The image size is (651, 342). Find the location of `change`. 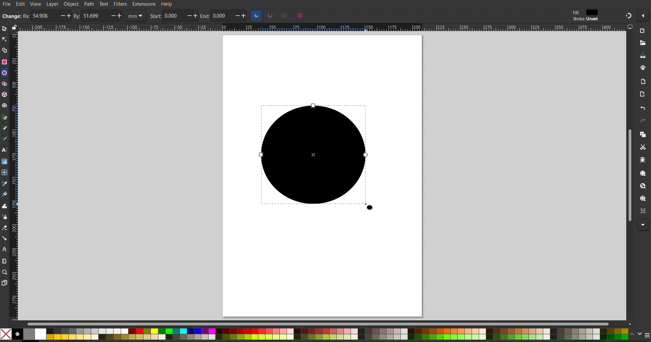

change is located at coordinates (12, 16).